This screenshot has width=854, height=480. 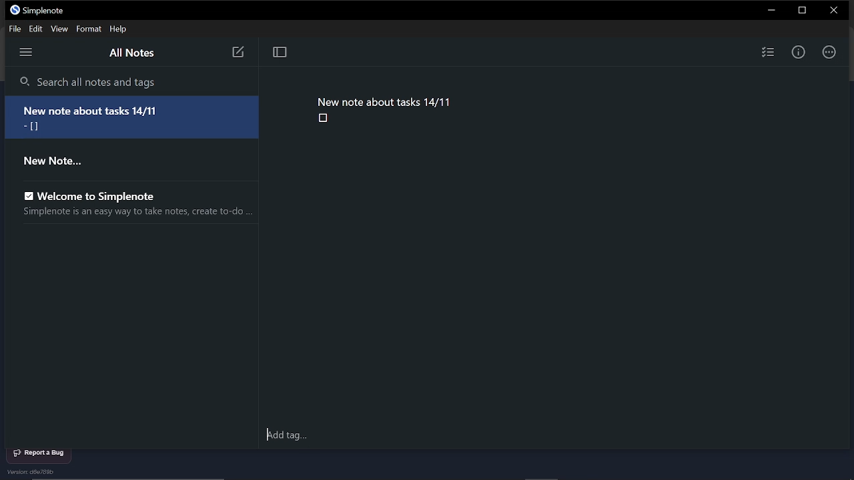 I want to click on Version d6e788b, so click(x=34, y=472).